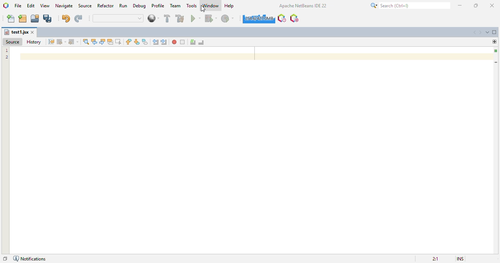 The width and height of the screenshot is (500, 263). Describe the element at coordinates (211, 5) in the screenshot. I see `window` at that location.